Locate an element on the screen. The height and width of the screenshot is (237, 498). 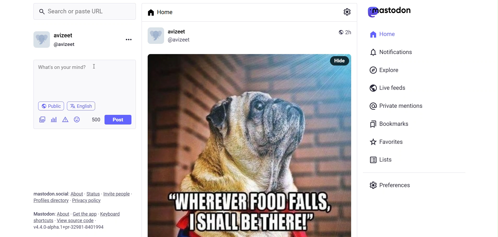
privacy policy is located at coordinates (86, 201).